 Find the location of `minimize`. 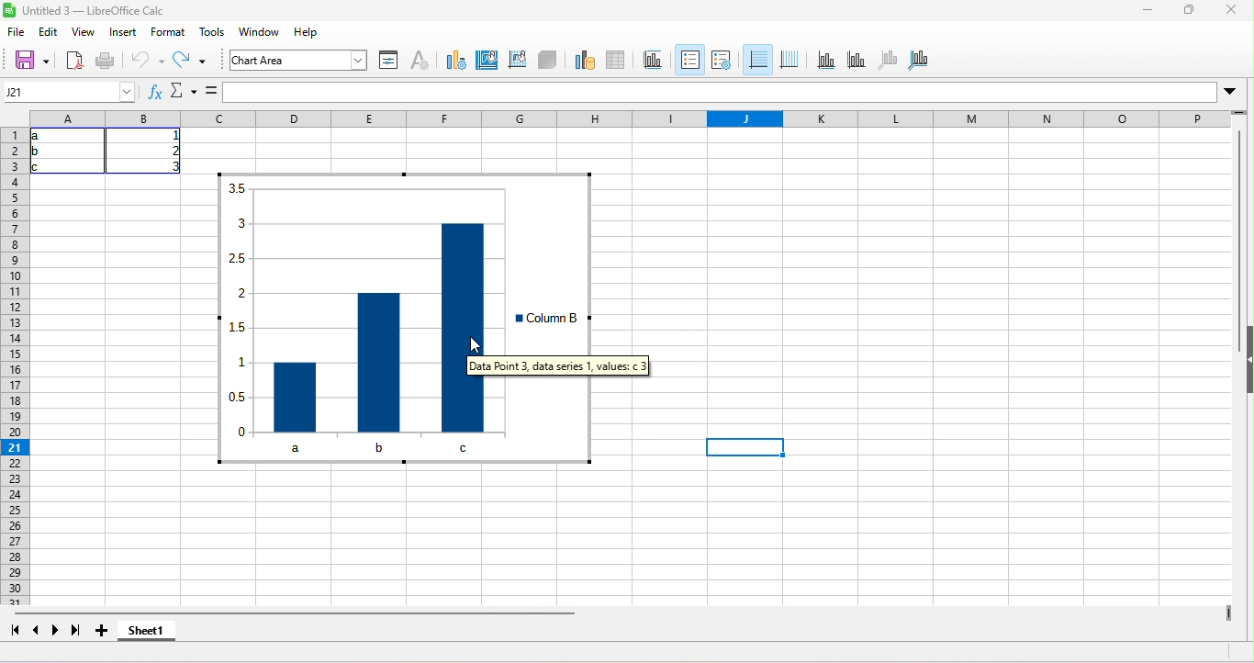

minimize is located at coordinates (1142, 11).